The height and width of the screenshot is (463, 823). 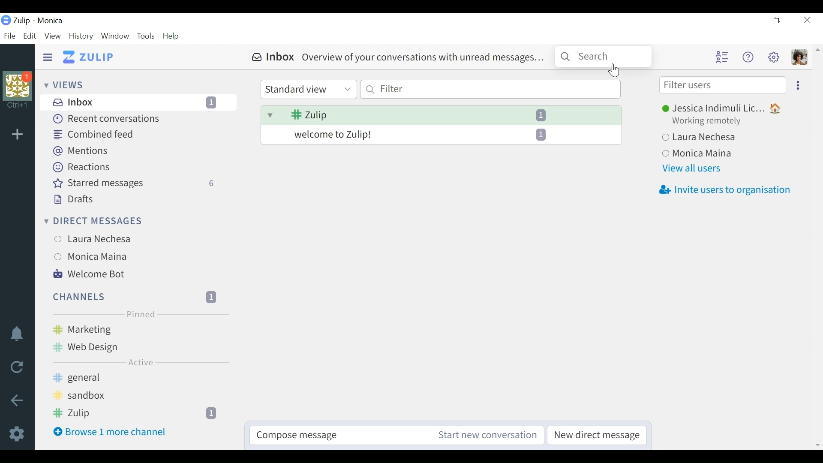 I want to click on New direct message, so click(x=600, y=436).